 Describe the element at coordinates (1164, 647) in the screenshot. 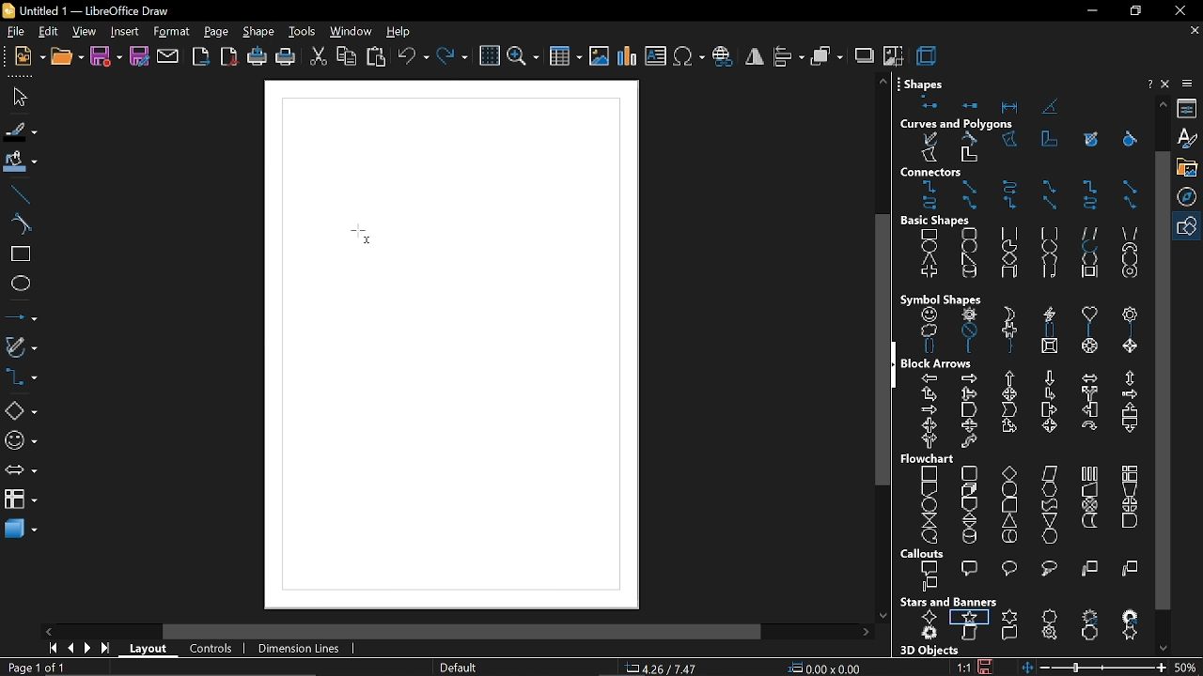

I see `move down` at that location.